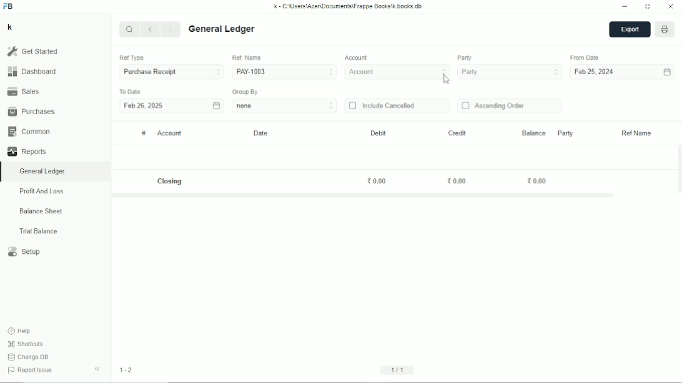 The width and height of the screenshot is (682, 383). What do you see at coordinates (667, 72) in the screenshot?
I see `Calendar` at bounding box center [667, 72].